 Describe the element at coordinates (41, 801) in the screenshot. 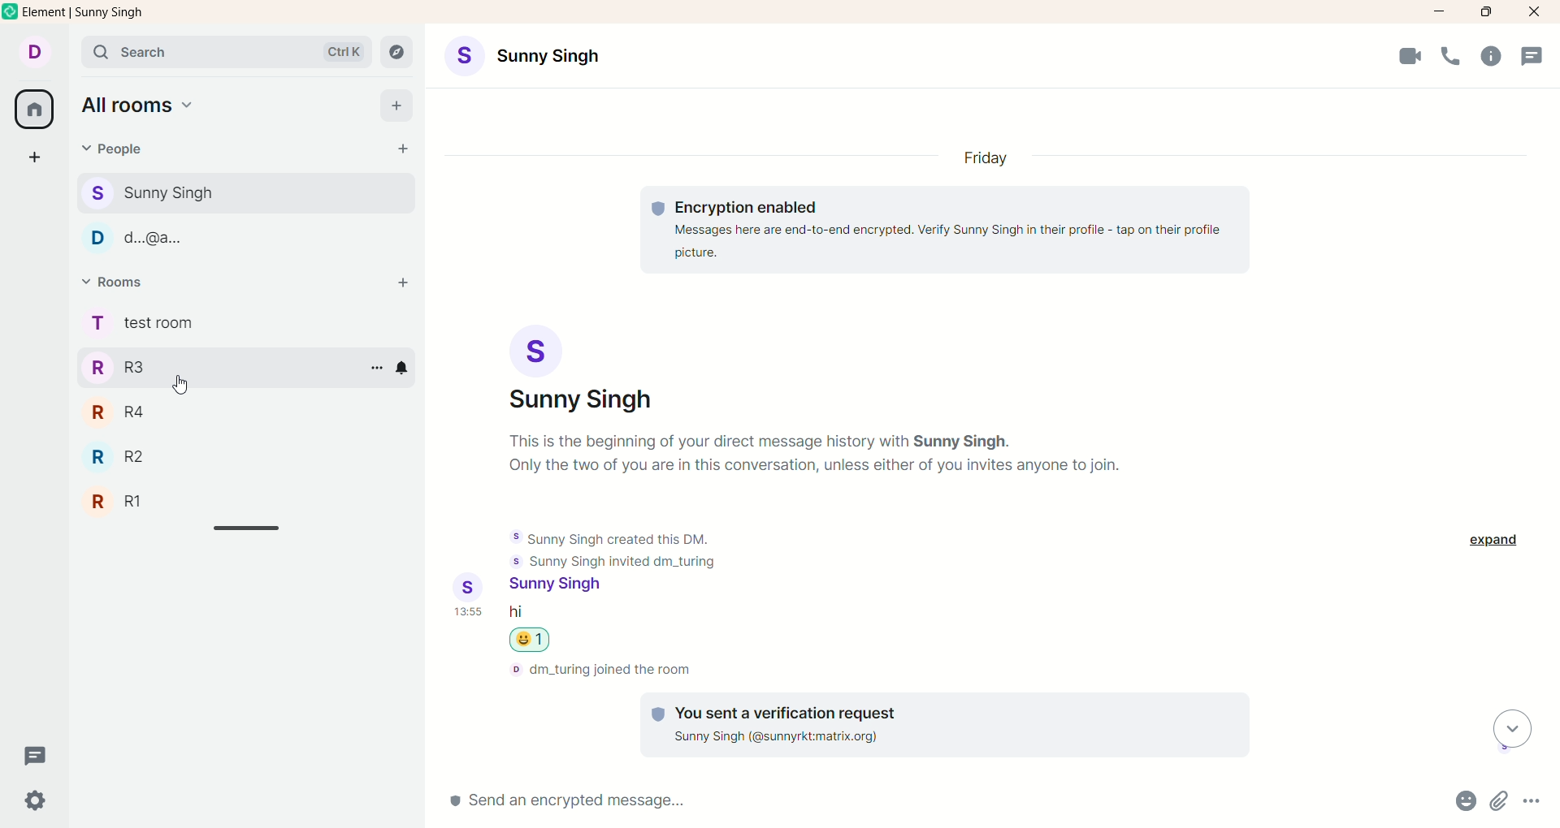

I see `settings` at that location.